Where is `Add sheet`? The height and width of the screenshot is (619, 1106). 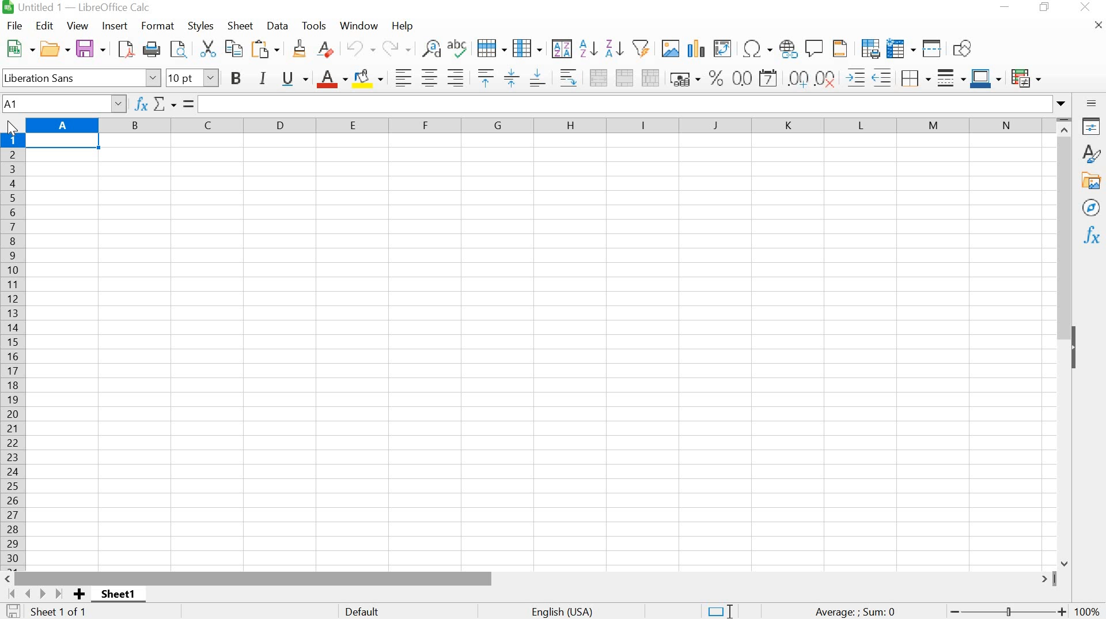
Add sheet is located at coordinates (82, 594).